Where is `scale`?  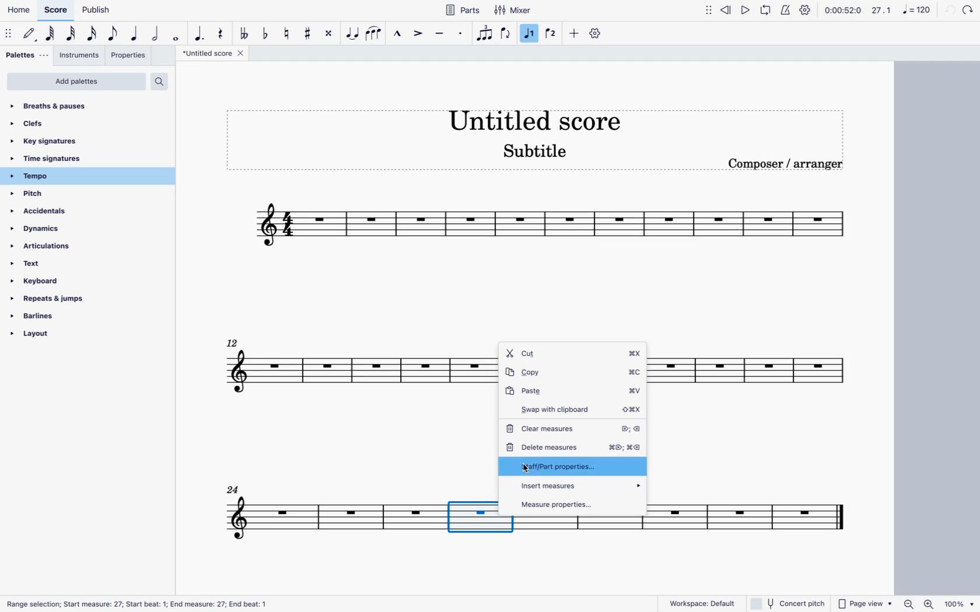 scale is located at coordinates (901, 10).